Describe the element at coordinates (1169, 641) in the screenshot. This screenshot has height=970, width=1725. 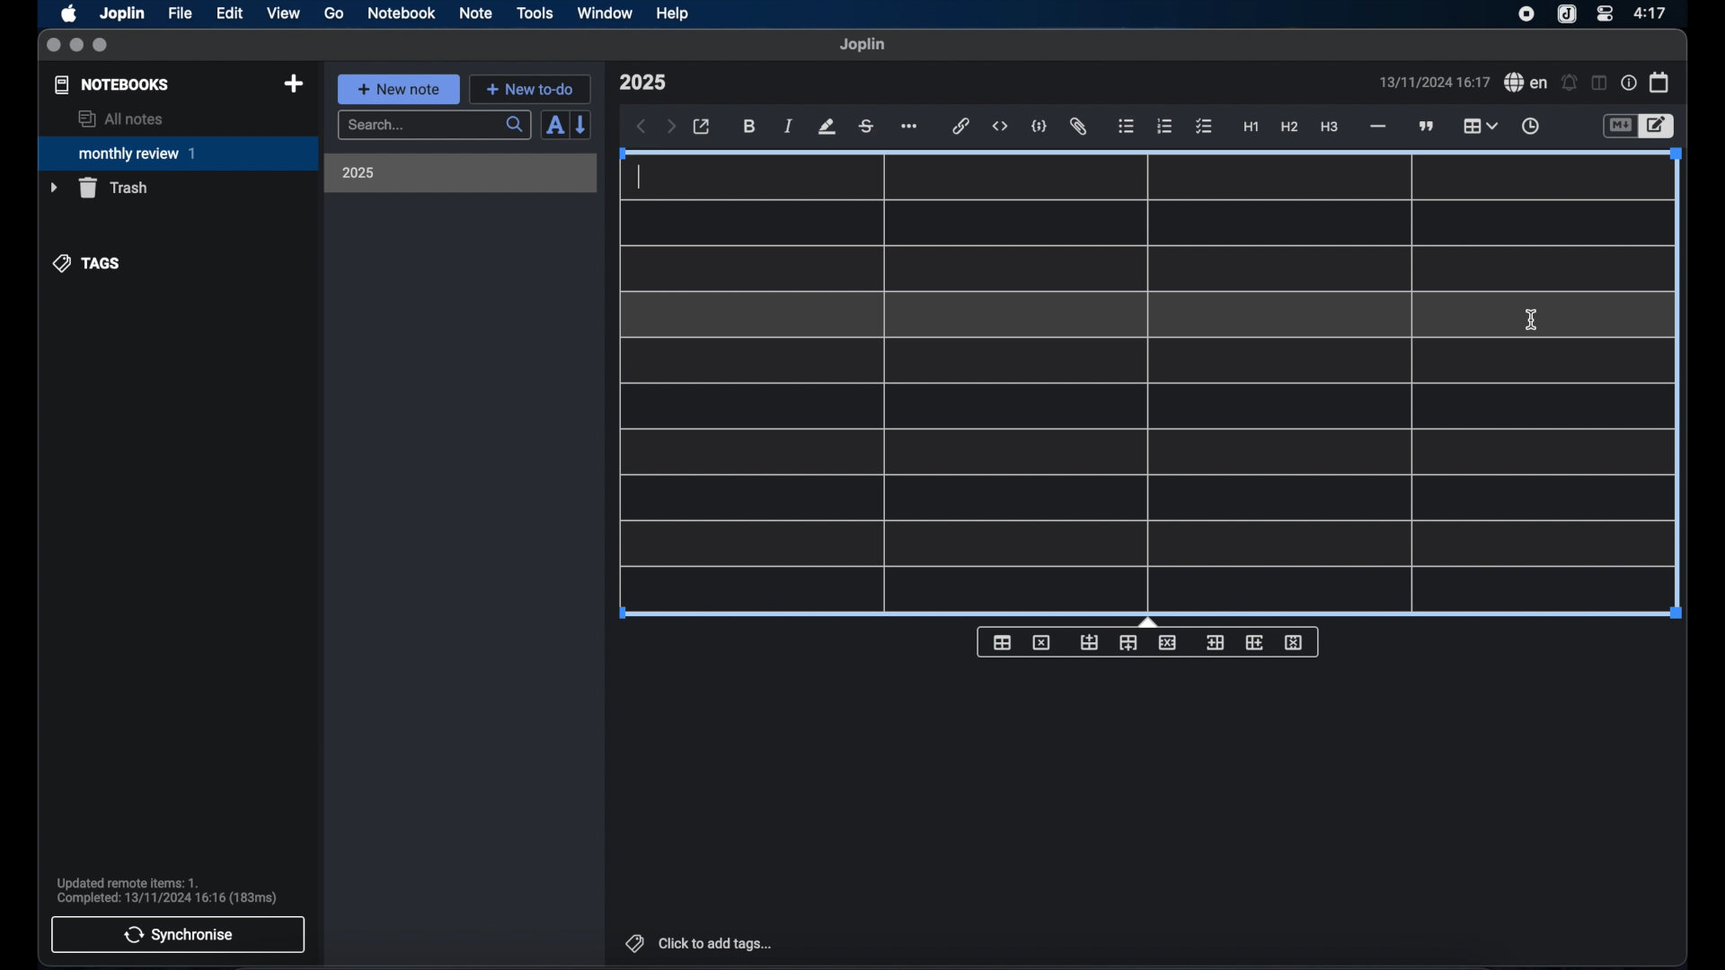
I see `delete row` at that location.